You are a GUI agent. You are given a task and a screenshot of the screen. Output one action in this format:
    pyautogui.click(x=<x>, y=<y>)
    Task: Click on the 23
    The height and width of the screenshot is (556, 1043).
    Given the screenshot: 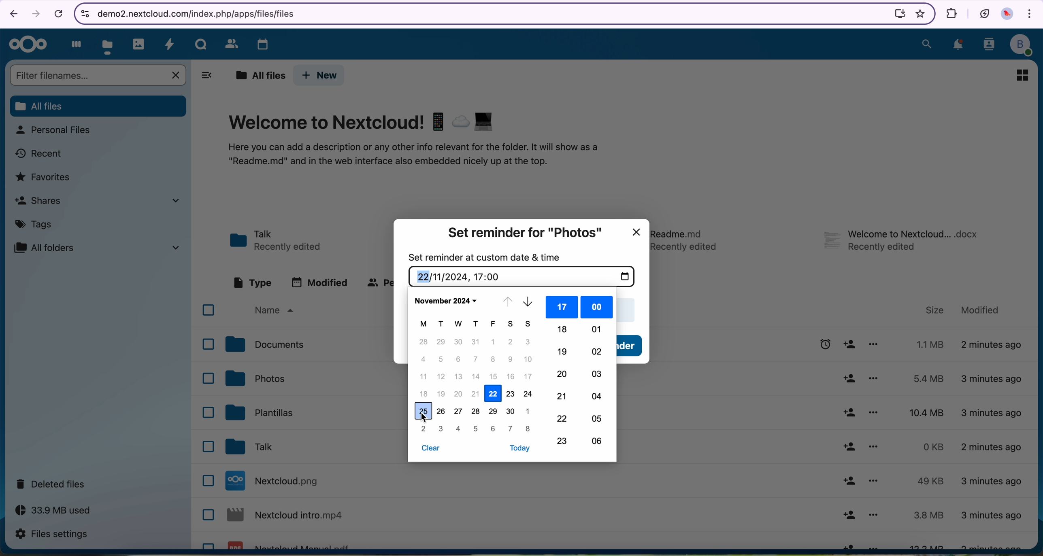 What is the action you would take?
    pyautogui.click(x=510, y=396)
    